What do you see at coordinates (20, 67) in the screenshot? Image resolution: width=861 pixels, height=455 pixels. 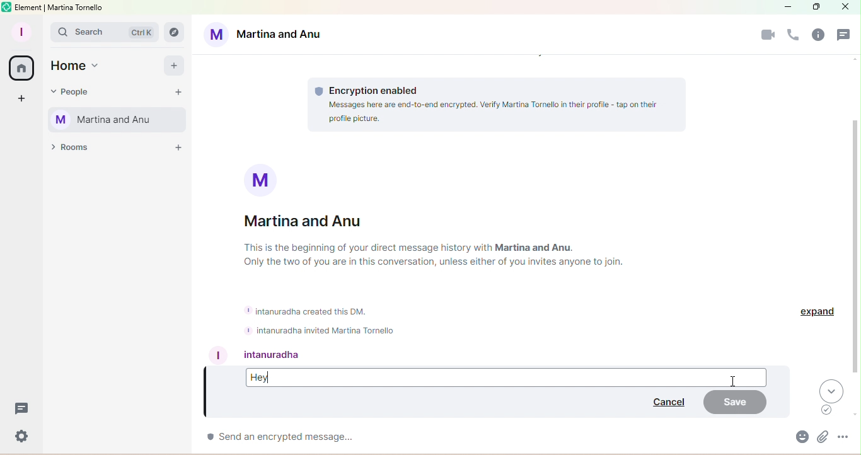 I see `Home` at bounding box center [20, 67].